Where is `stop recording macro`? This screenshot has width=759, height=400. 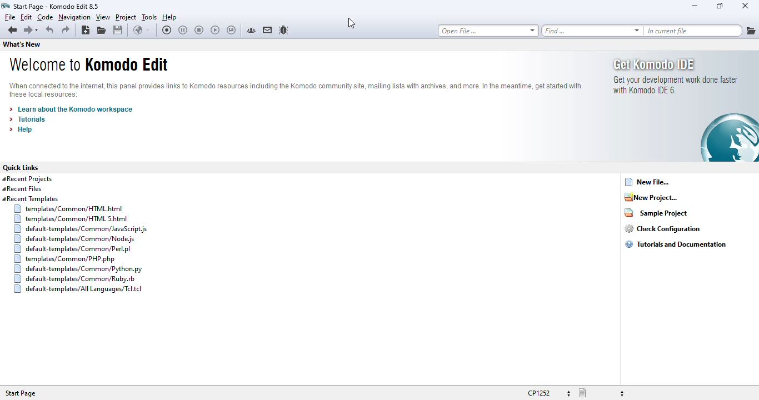 stop recording macro is located at coordinates (199, 31).